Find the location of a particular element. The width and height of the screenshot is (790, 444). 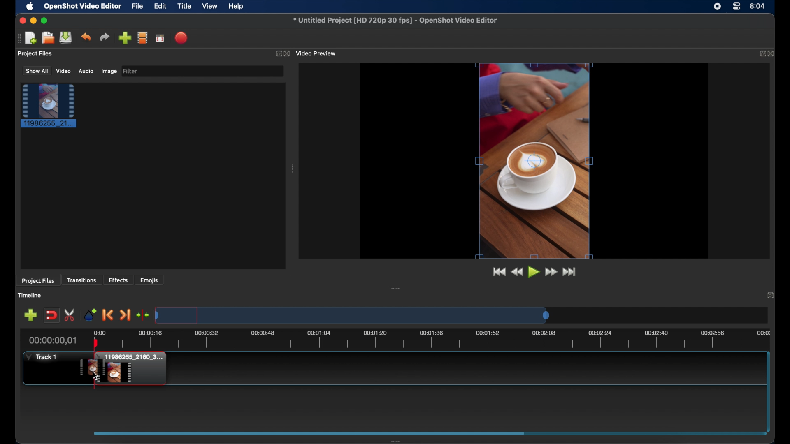

add marker is located at coordinates (91, 315).